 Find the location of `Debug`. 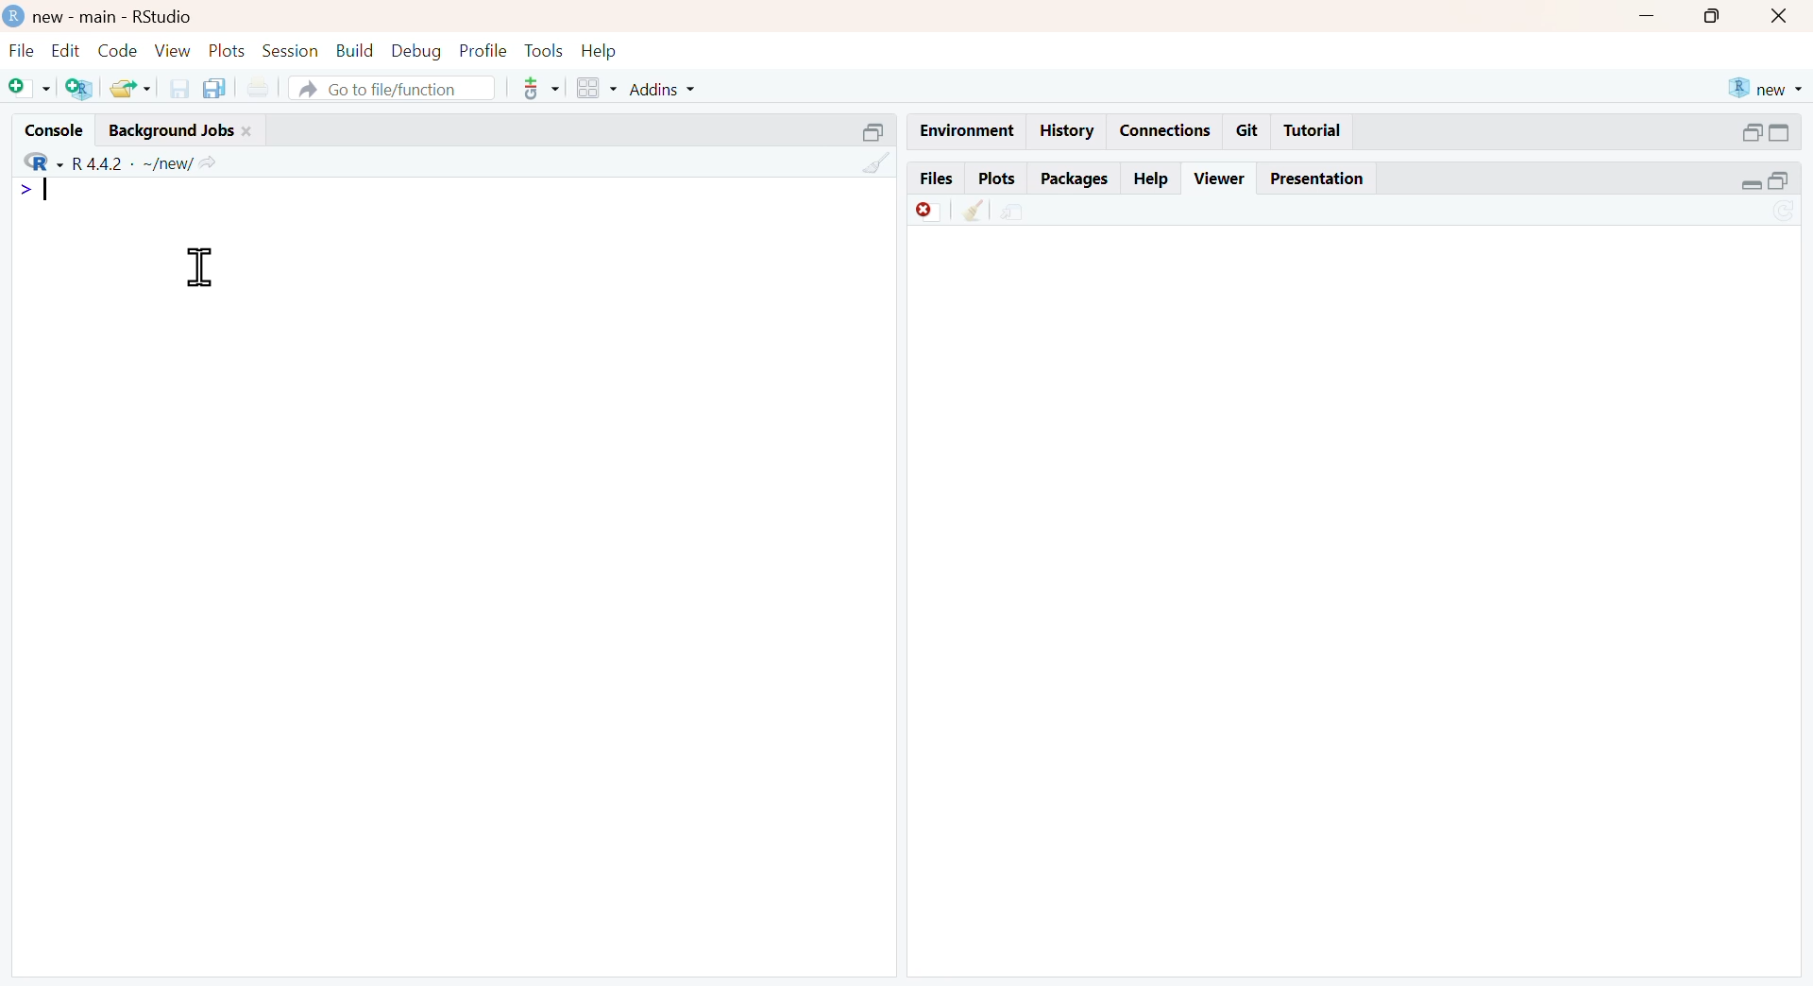

Debug is located at coordinates (416, 51).